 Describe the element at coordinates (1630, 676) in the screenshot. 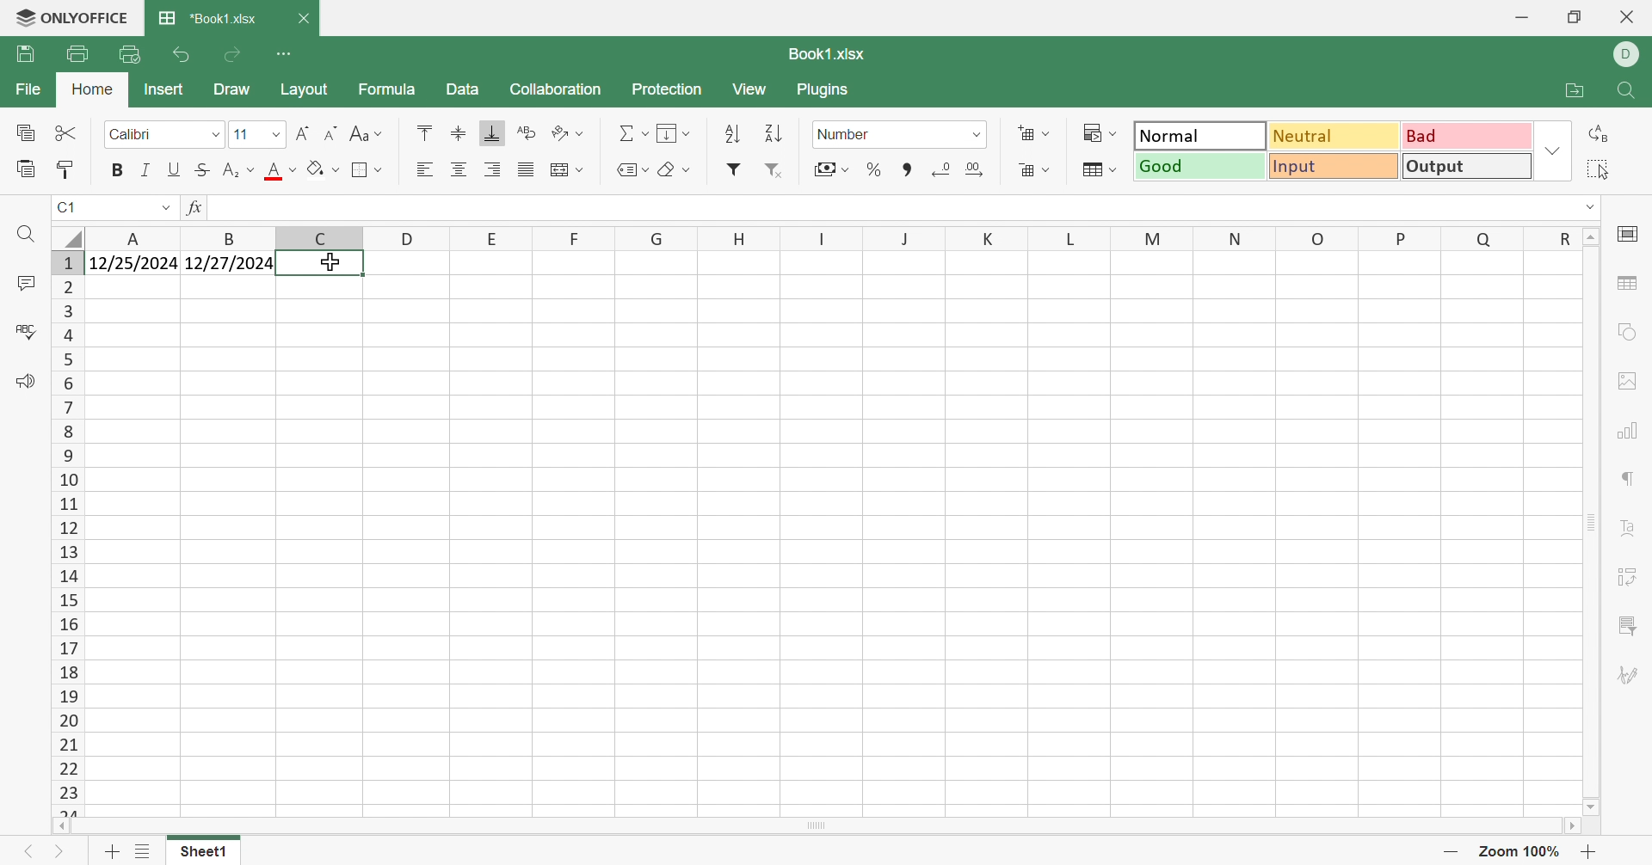

I see `Signature settings` at that location.